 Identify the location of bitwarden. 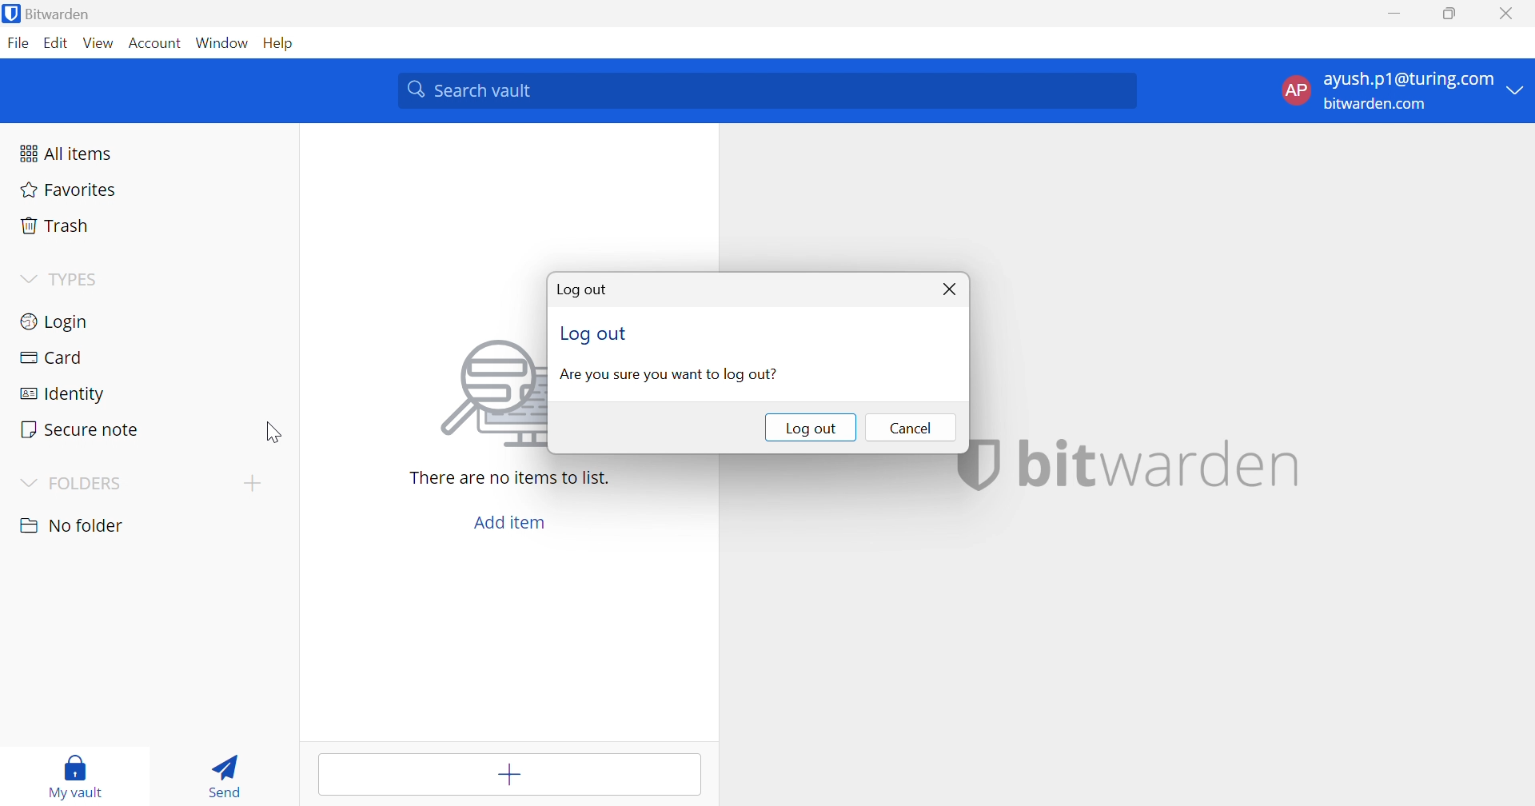
(1162, 463).